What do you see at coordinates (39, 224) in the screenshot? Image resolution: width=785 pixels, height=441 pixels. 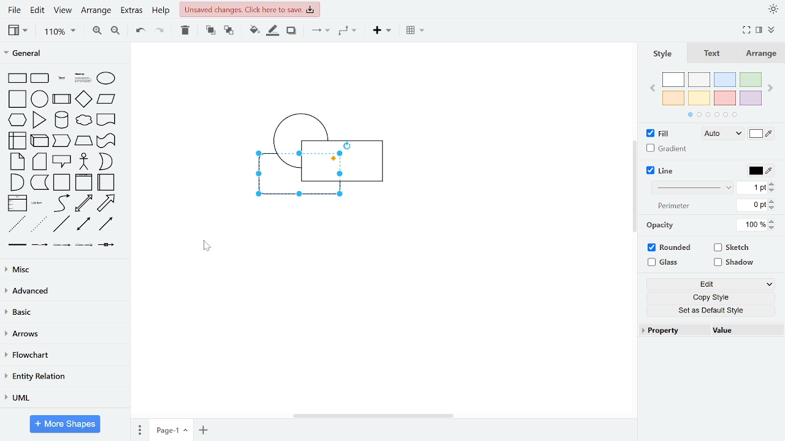 I see `dotted line` at bounding box center [39, 224].